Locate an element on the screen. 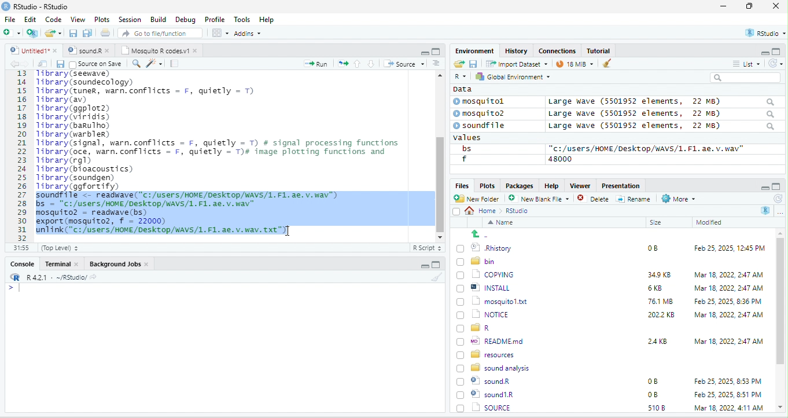  1 mosquitol.txt is located at coordinates (488, 300).